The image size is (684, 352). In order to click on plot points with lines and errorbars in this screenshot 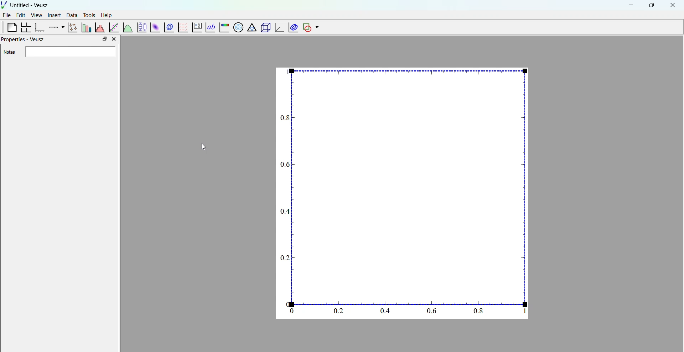, I will do `click(72, 27)`.